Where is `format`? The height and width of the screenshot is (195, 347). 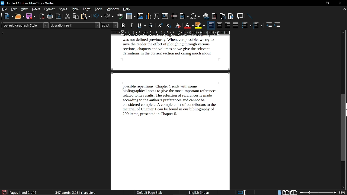 format is located at coordinates (50, 9).